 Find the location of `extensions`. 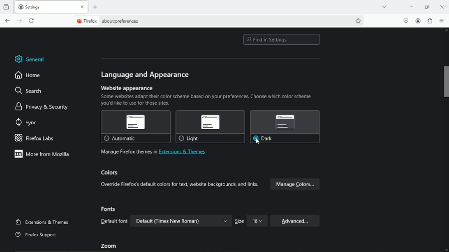

extensions is located at coordinates (430, 21).